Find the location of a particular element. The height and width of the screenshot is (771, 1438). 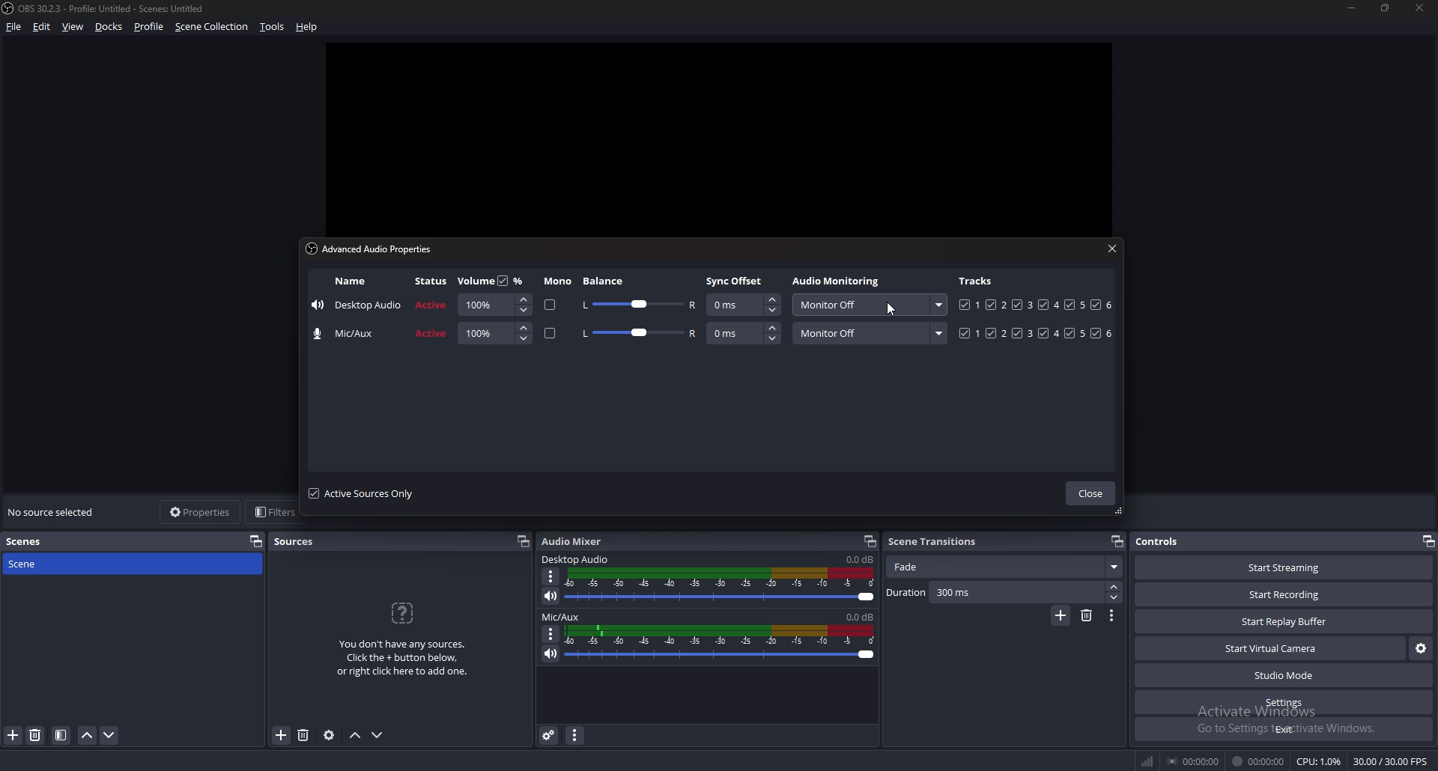

move scene up is located at coordinates (87, 735).